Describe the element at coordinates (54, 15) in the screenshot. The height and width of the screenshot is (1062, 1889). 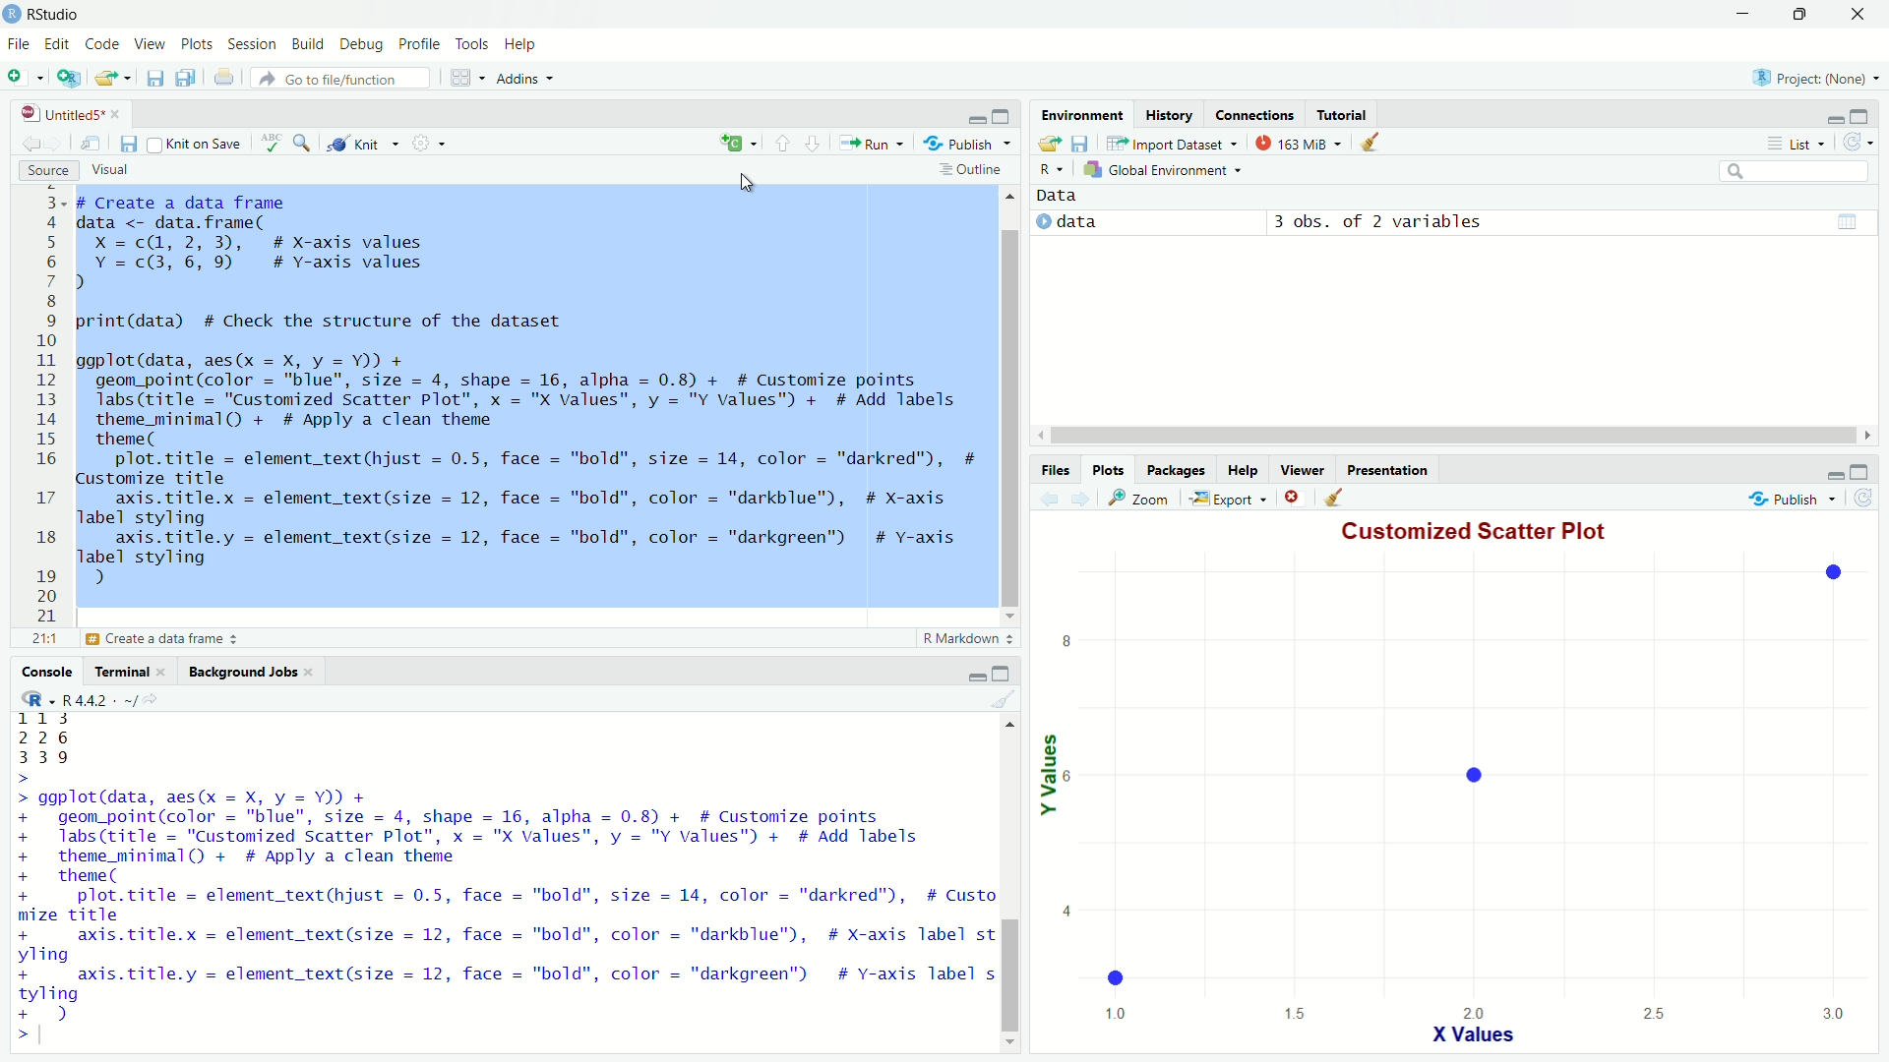
I see `R studio` at that location.